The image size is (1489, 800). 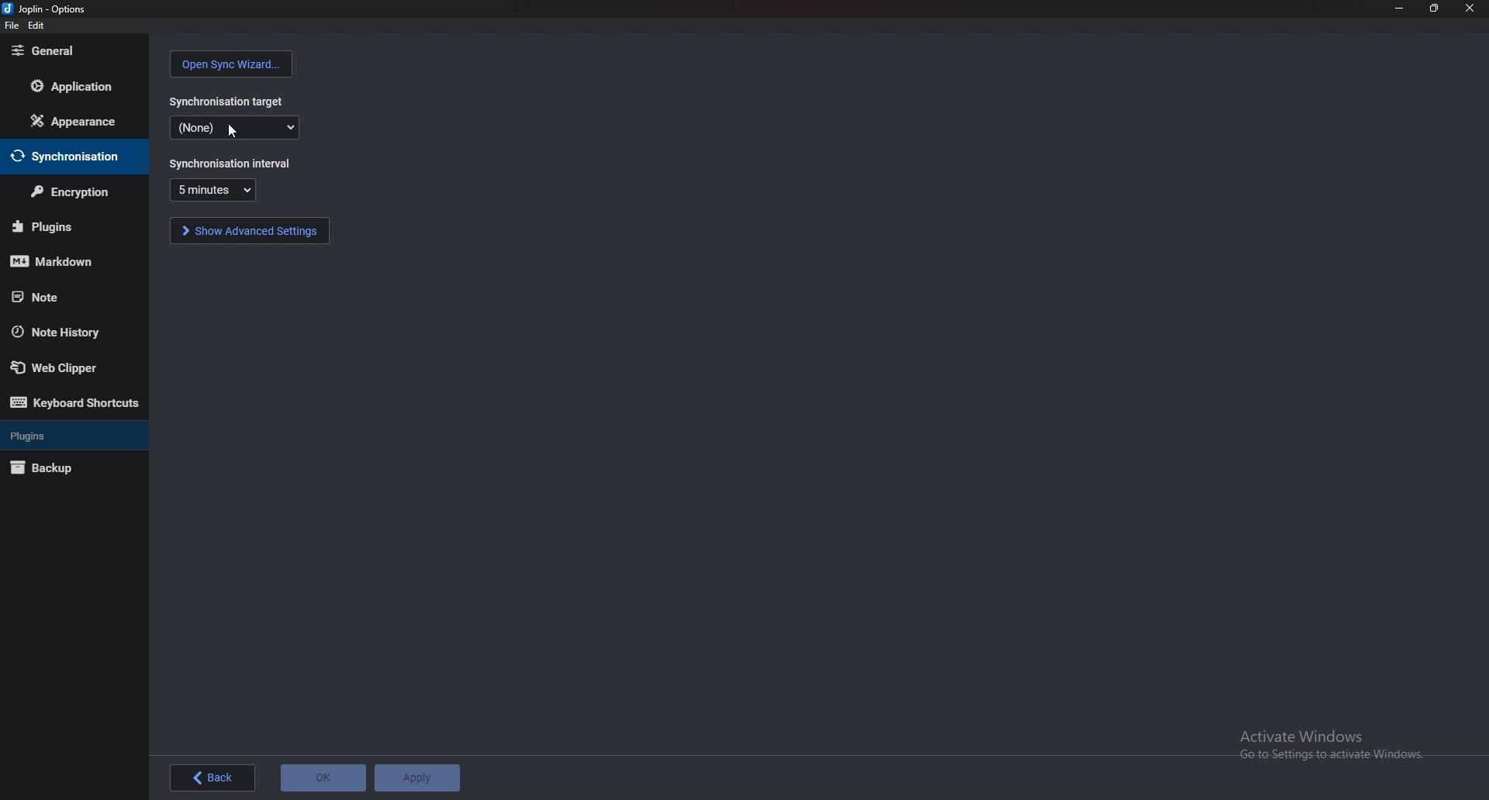 What do you see at coordinates (231, 64) in the screenshot?
I see `Open sync wizard` at bounding box center [231, 64].